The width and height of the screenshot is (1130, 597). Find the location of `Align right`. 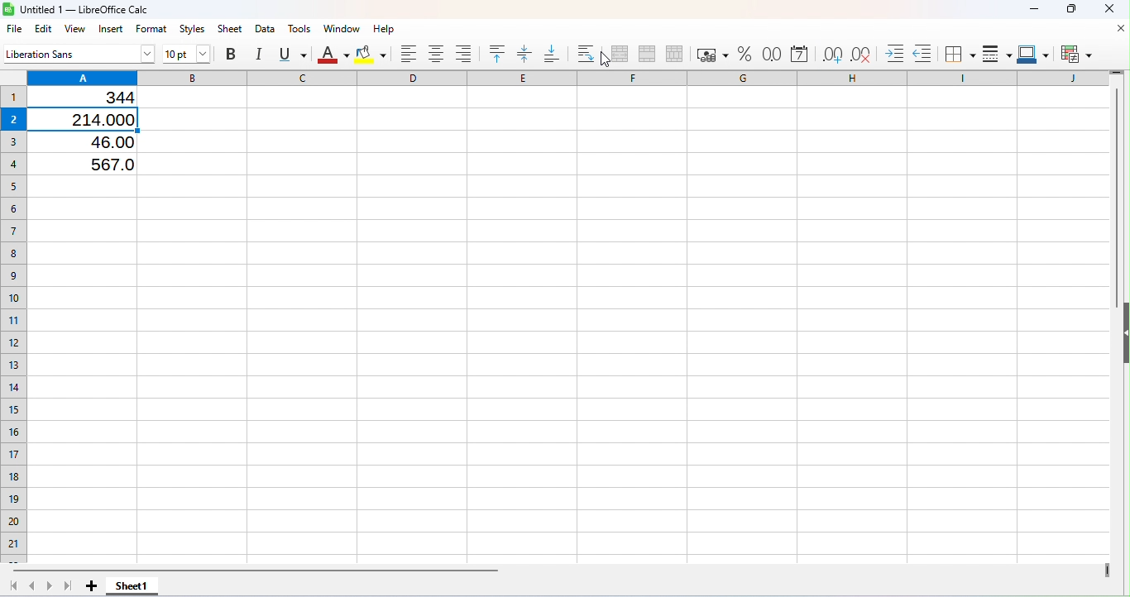

Align right is located at coordinates (466, 55).